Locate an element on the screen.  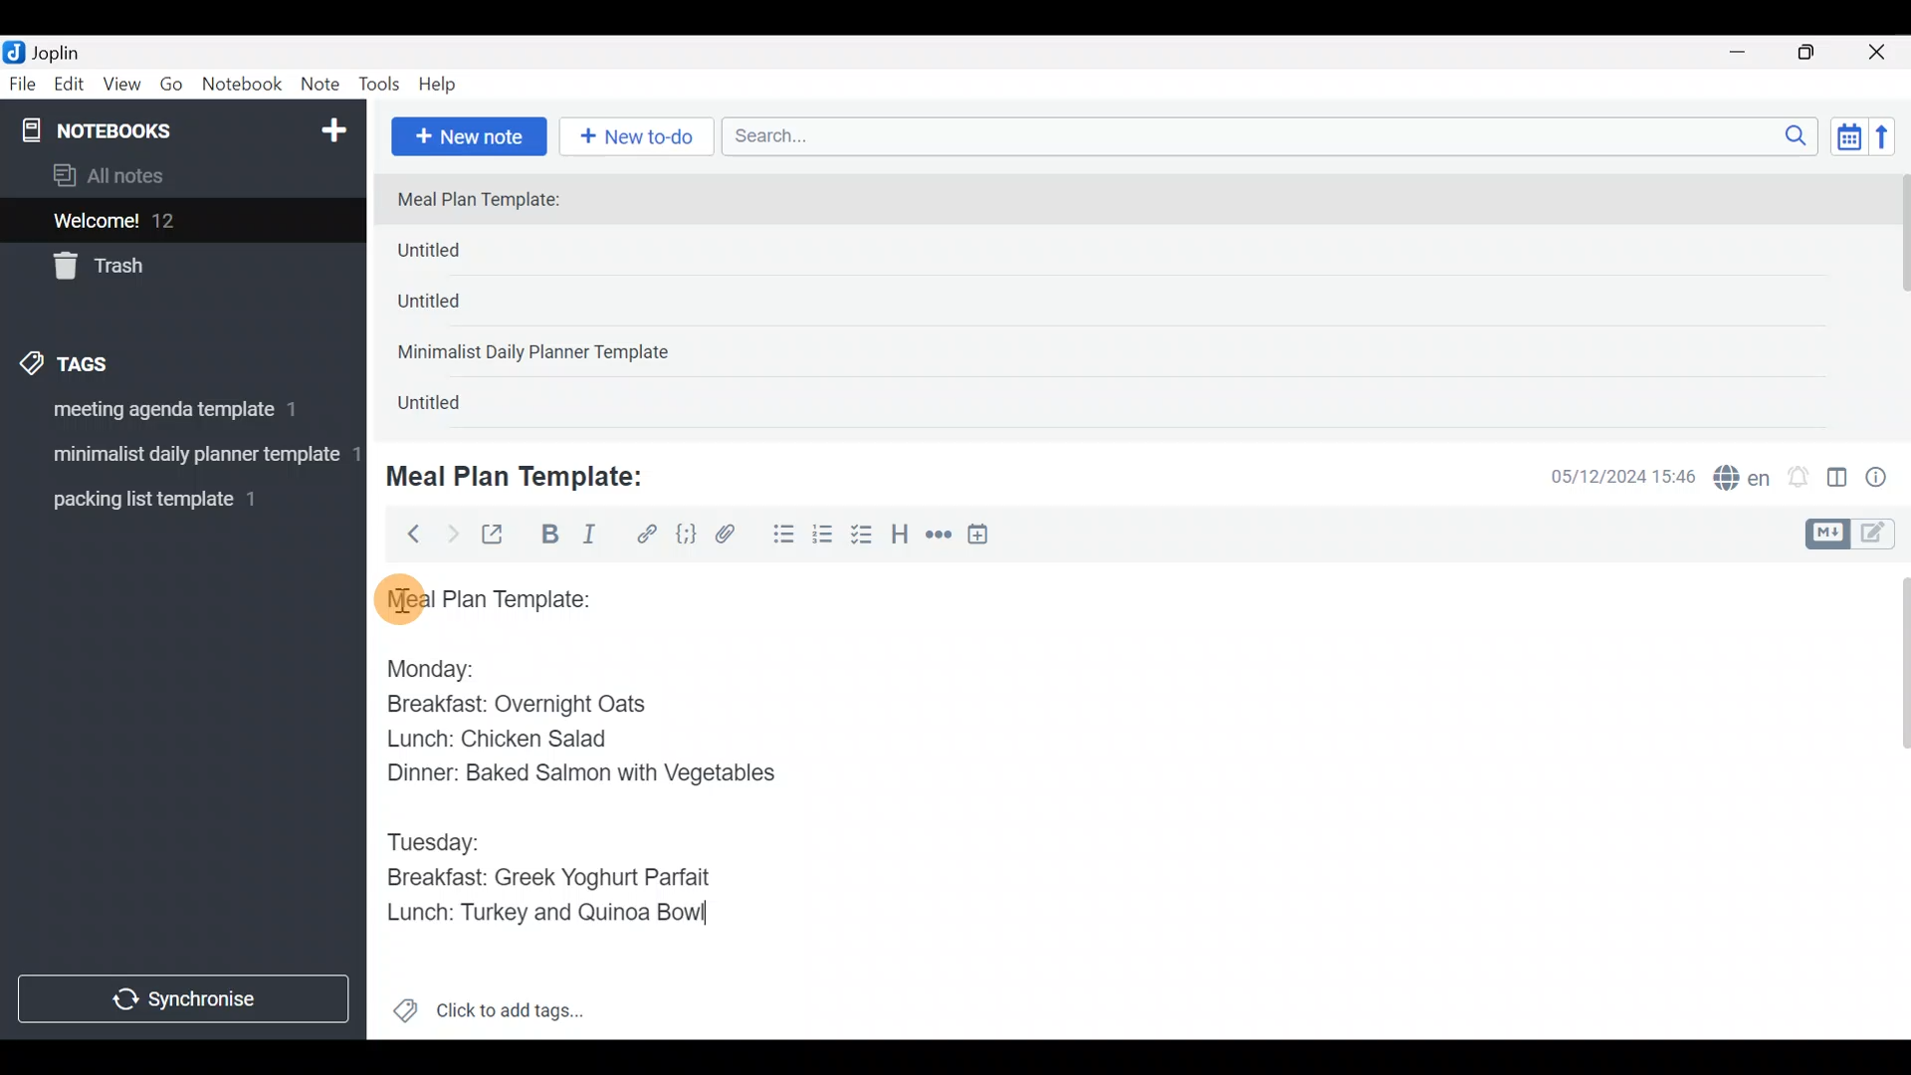
Untitled is located at coordinates (462, 255).